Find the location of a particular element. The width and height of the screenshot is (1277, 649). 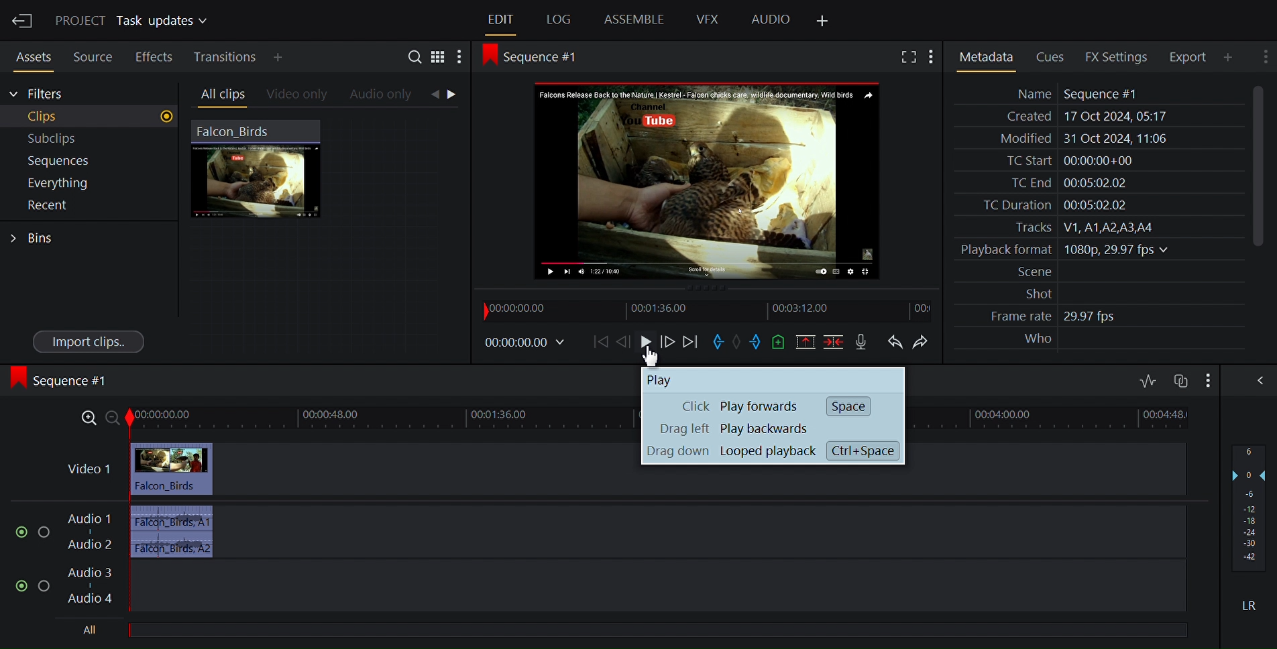

Show more options is located at coordinates (932, 56).